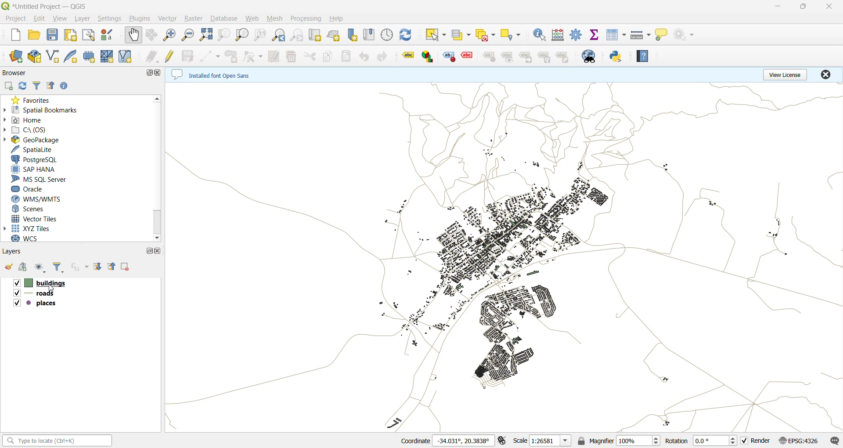  What do you see at coordinates (299, 37) in the screenshot?
I see `zoom next` at bounding box center [299, 37].